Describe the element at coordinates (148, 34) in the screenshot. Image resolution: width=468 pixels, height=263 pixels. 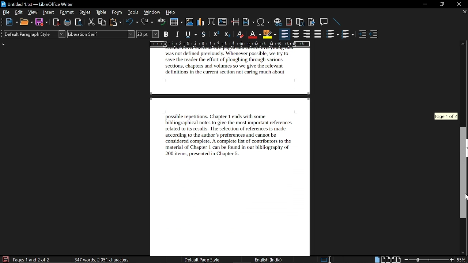
I see `font size` at that location.